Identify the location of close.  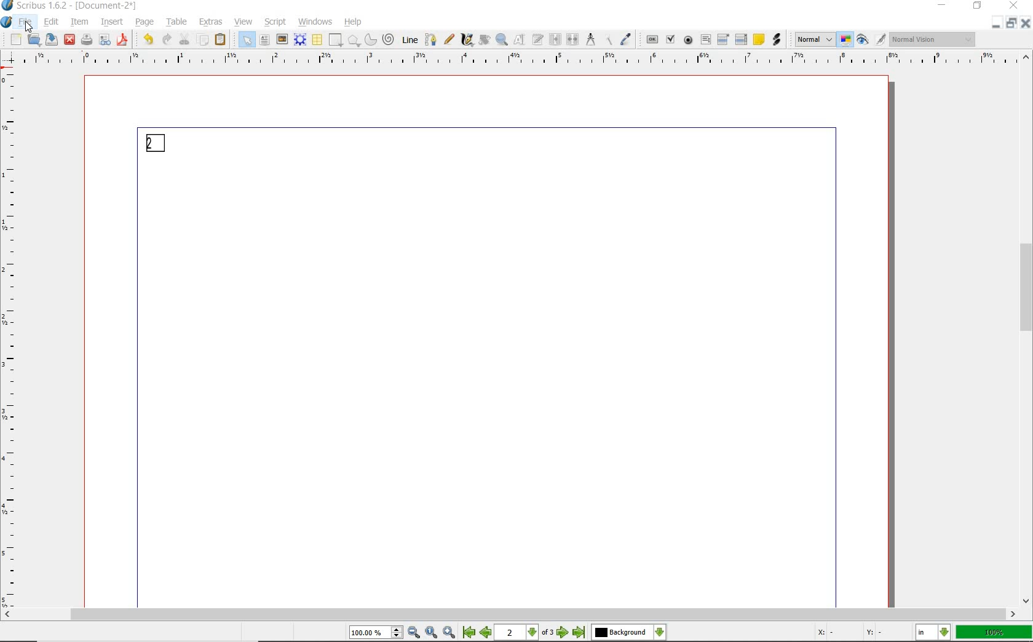
(1013, 6).